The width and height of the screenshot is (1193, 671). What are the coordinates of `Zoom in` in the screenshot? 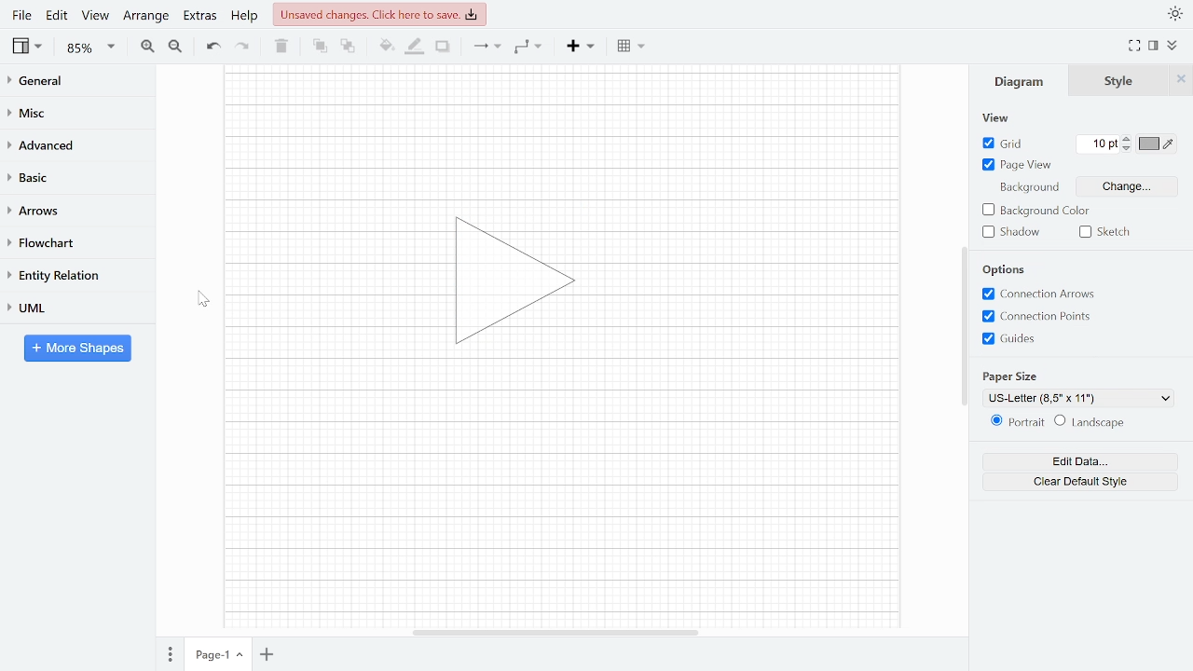 It's located at (147, 46).